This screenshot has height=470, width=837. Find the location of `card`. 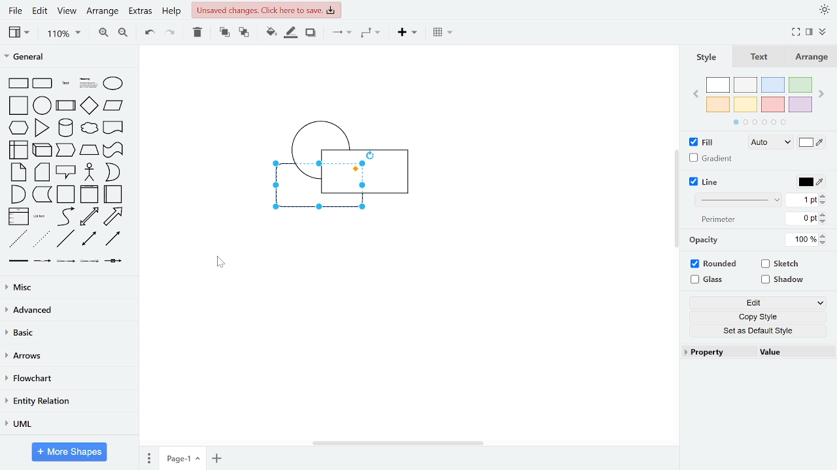

card is located at coordinates (43, 172).